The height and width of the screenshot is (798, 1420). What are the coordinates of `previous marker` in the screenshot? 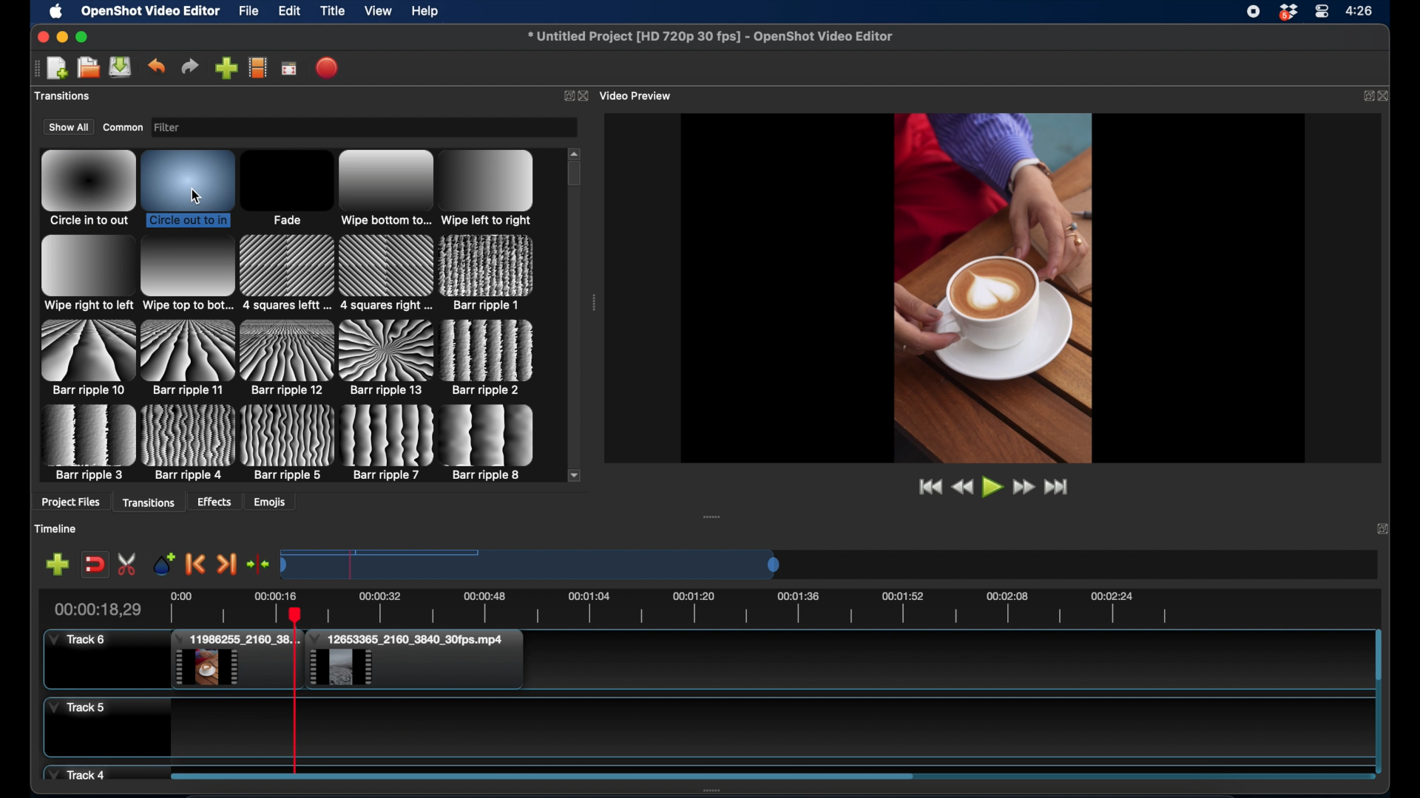 It's located at (197, 565).